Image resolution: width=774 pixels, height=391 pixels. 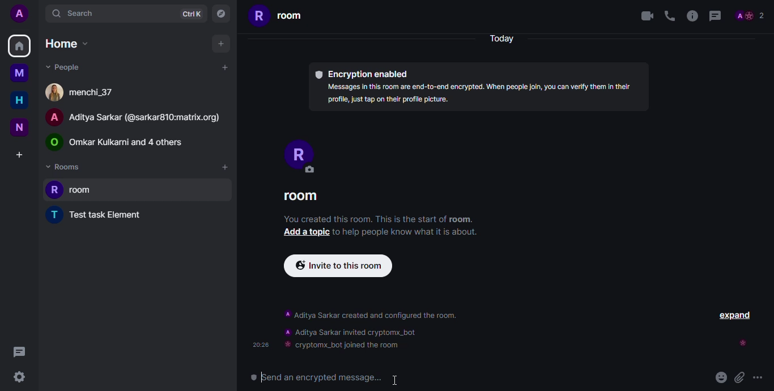 What do you see at coordinates (226, 168) in the screenshot?
I see `add` at bounding box center [226, 168].